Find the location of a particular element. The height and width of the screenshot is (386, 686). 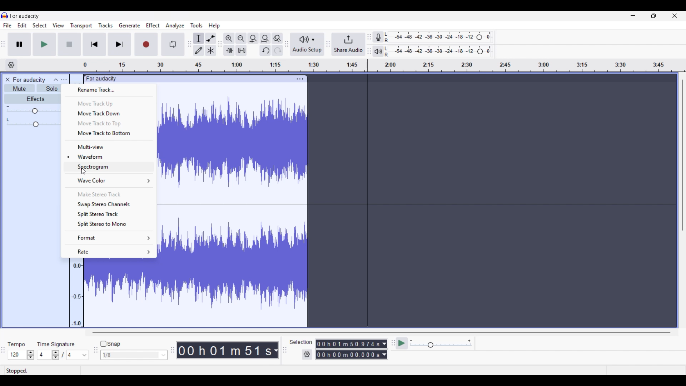

Skip/Select to end is located at coordinates (120, 44).